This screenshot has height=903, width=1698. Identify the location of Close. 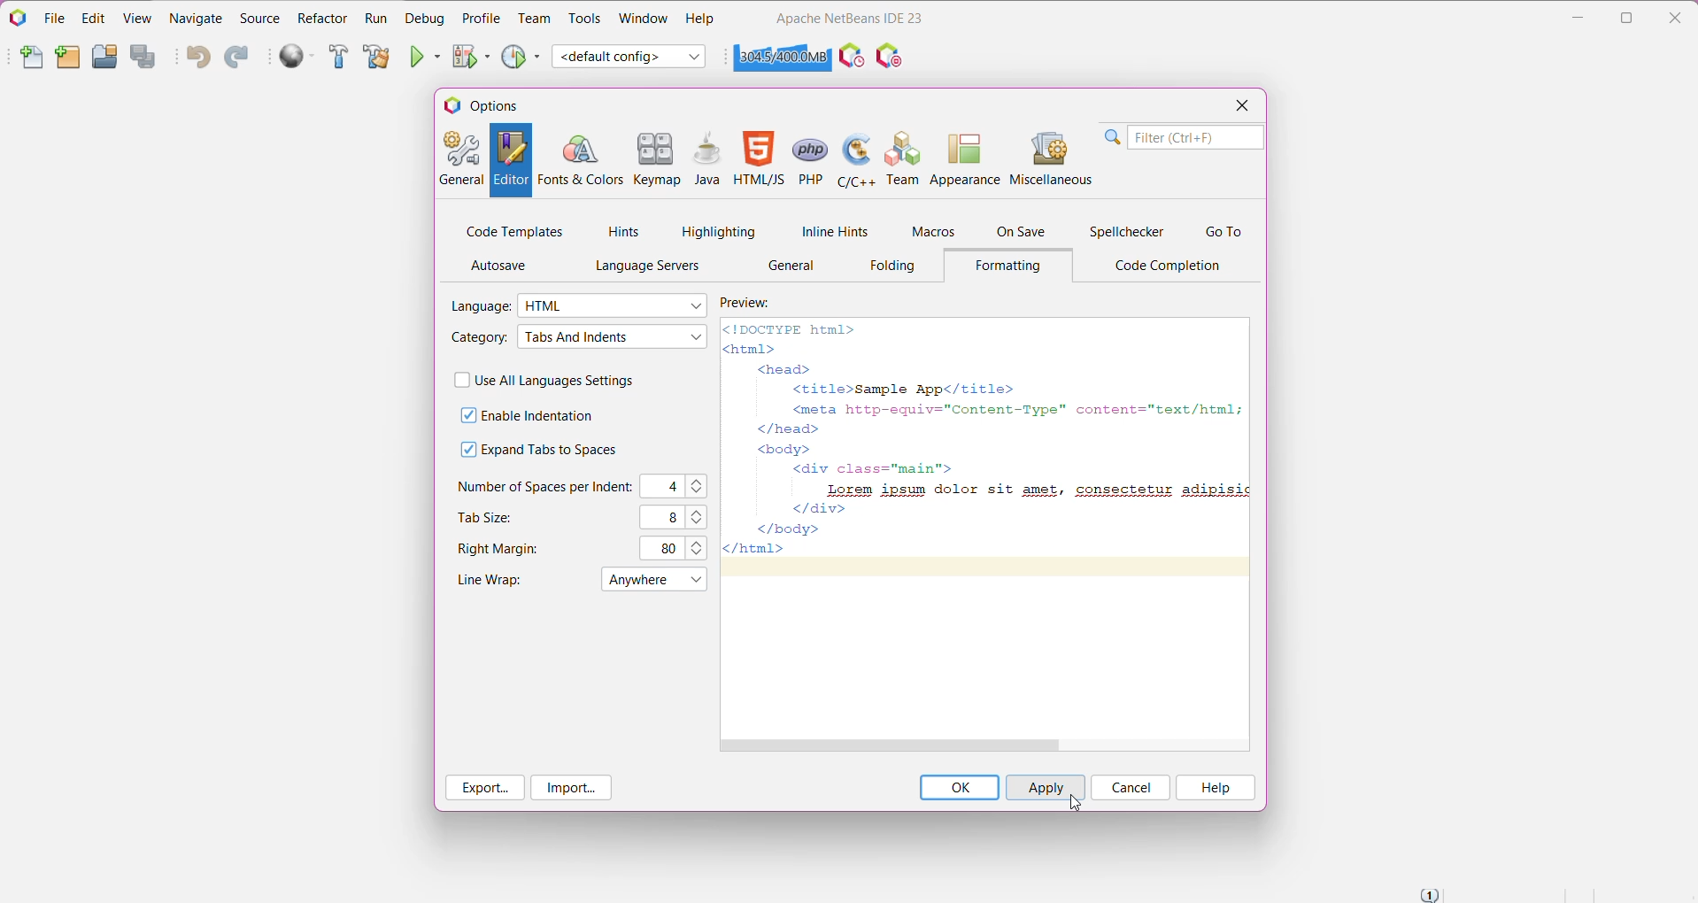
(1679, 15).